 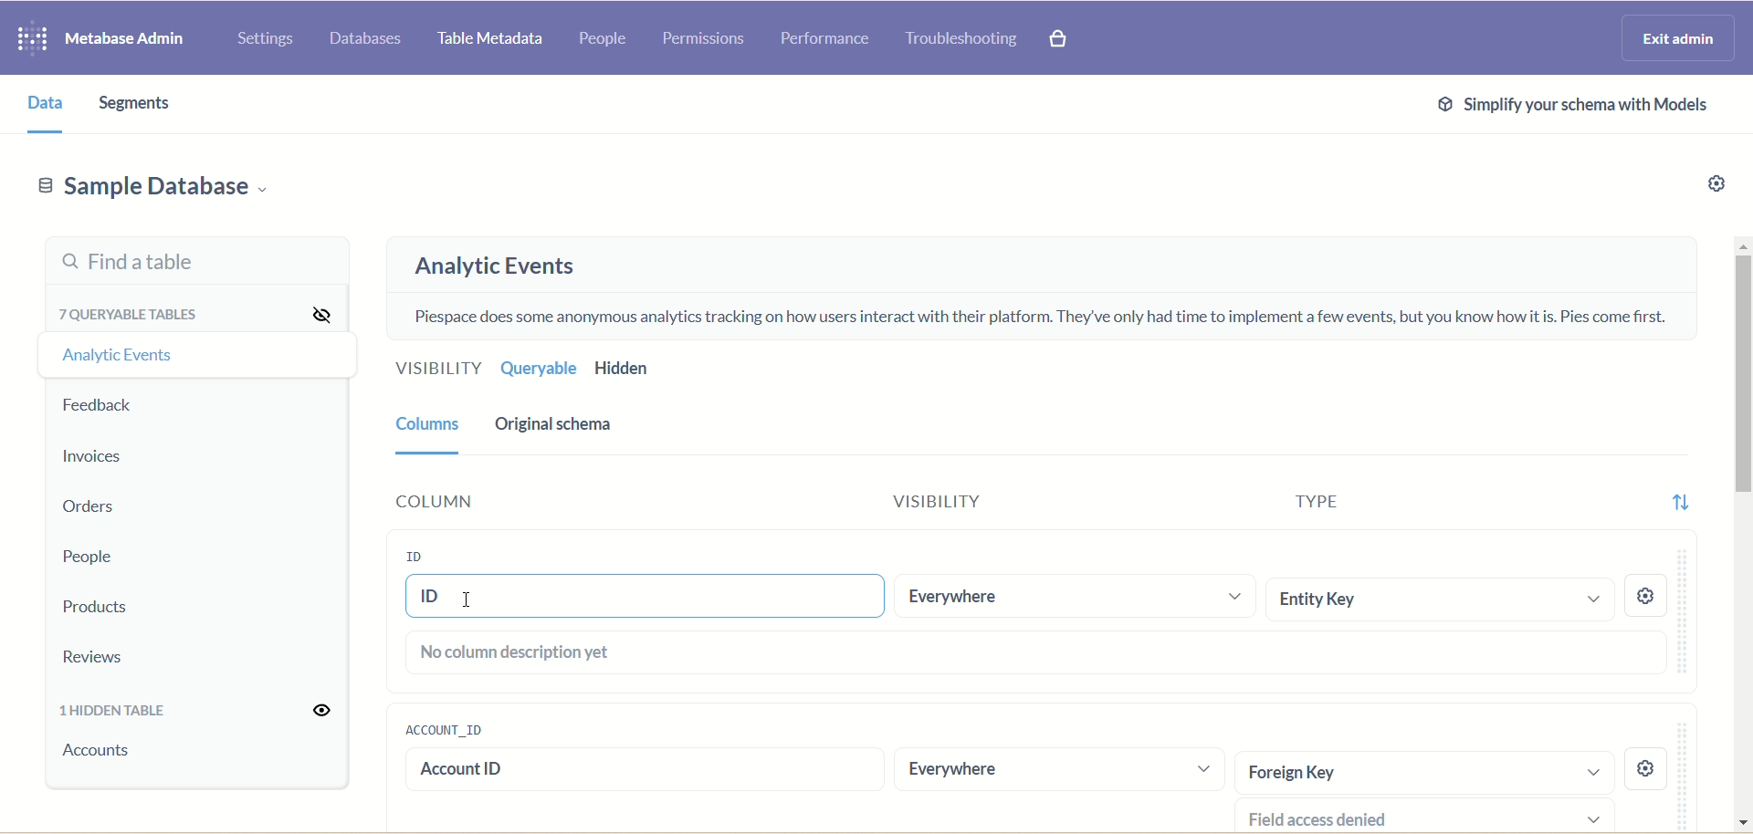 What do you see at coordinates (124, 313) in the screenshot?
I see `7 queryable tables` at bounding box center [124, 313].